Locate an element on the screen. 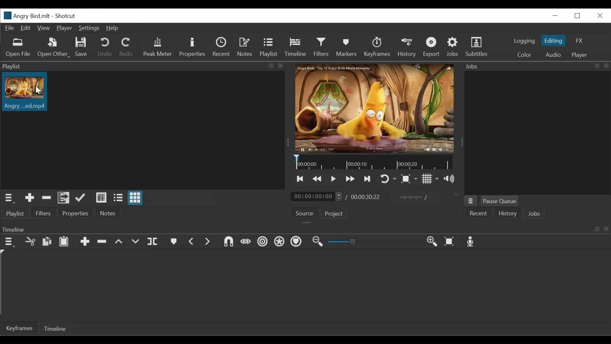 This screenshot has width=611, height=344. zoom slider is located at coordinates (373, 242).